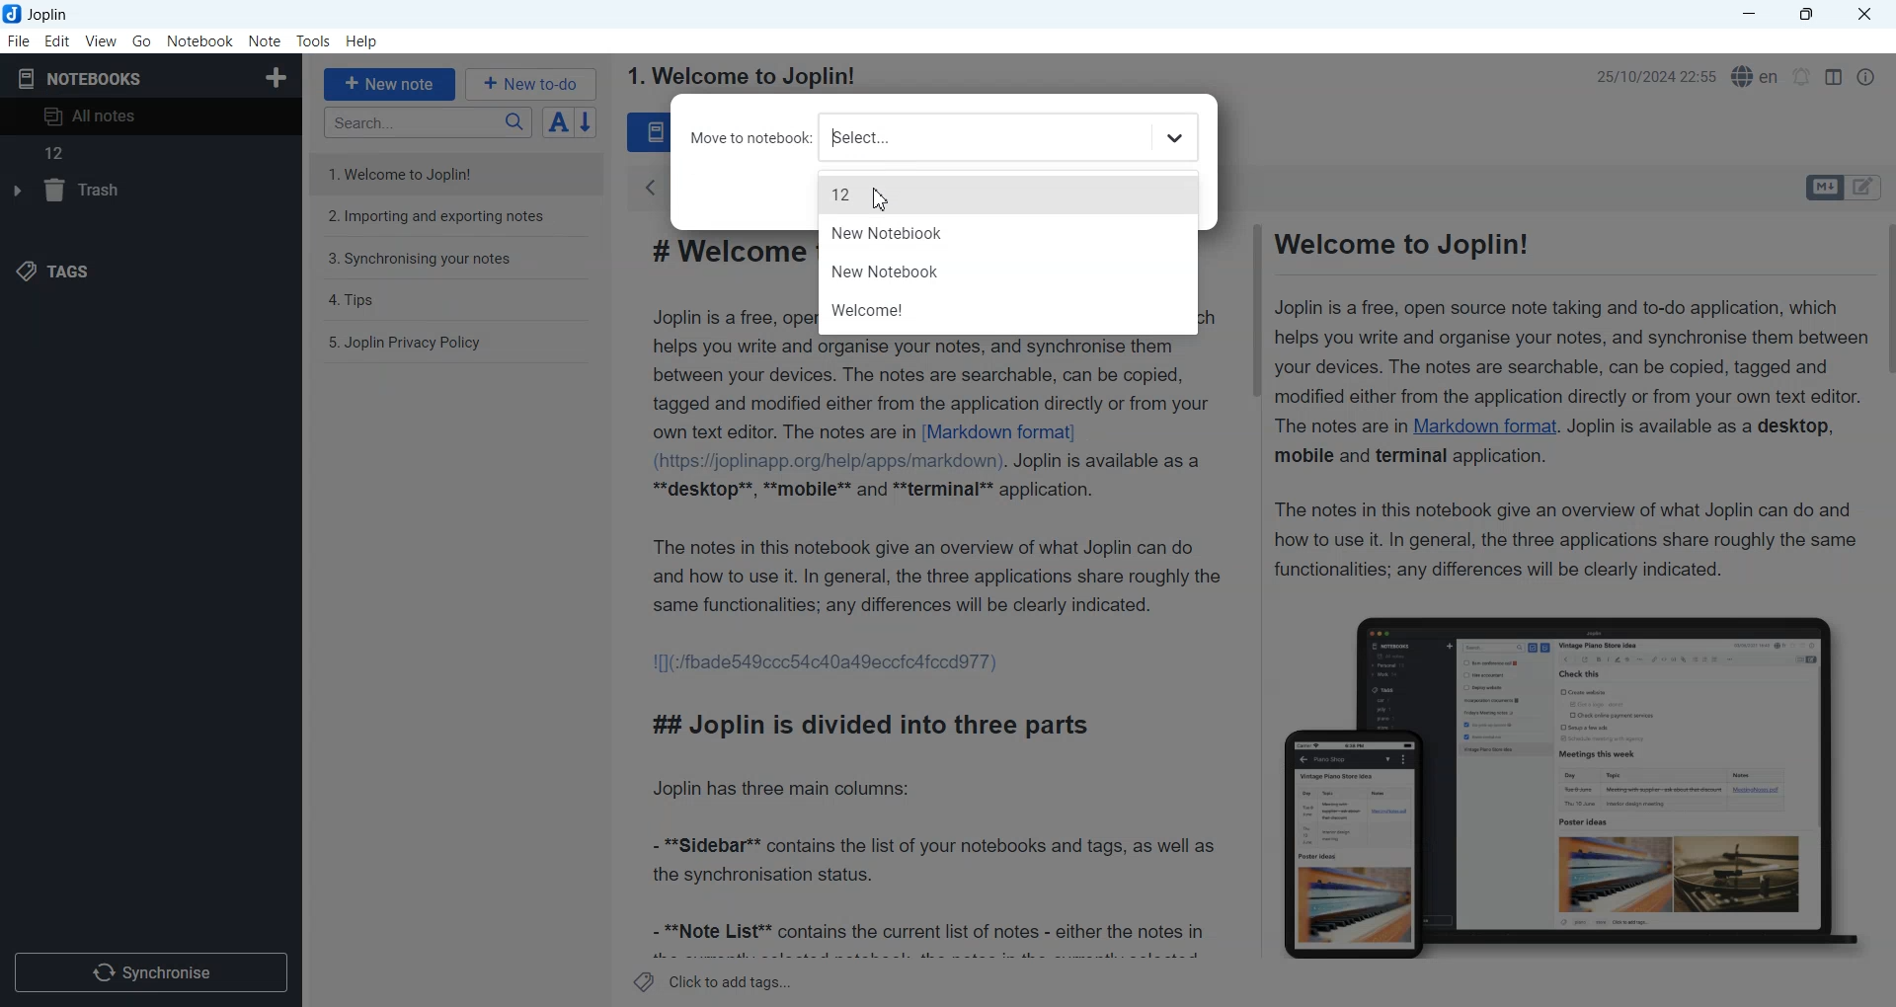 Image resolution: width=1896 pixels, height=1007 pixels. Describe the element at coordinates (150, 970) in the screenshot. I see `Synchronize` at that location.